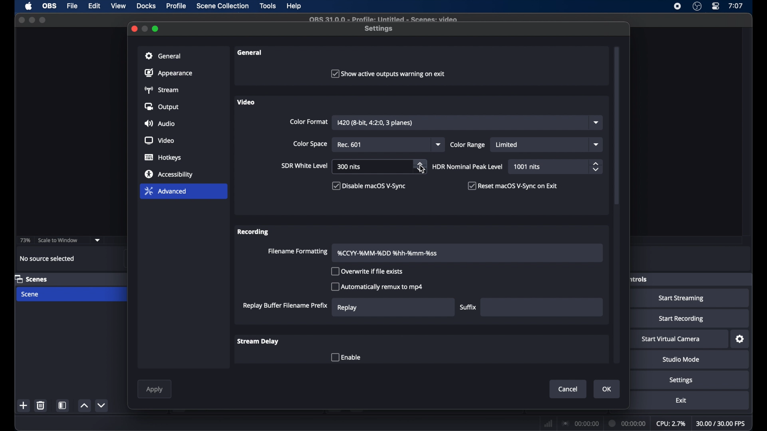  Describe the element at coordinates (367, 271) in the screenshot. I see `checkbox` at that location.